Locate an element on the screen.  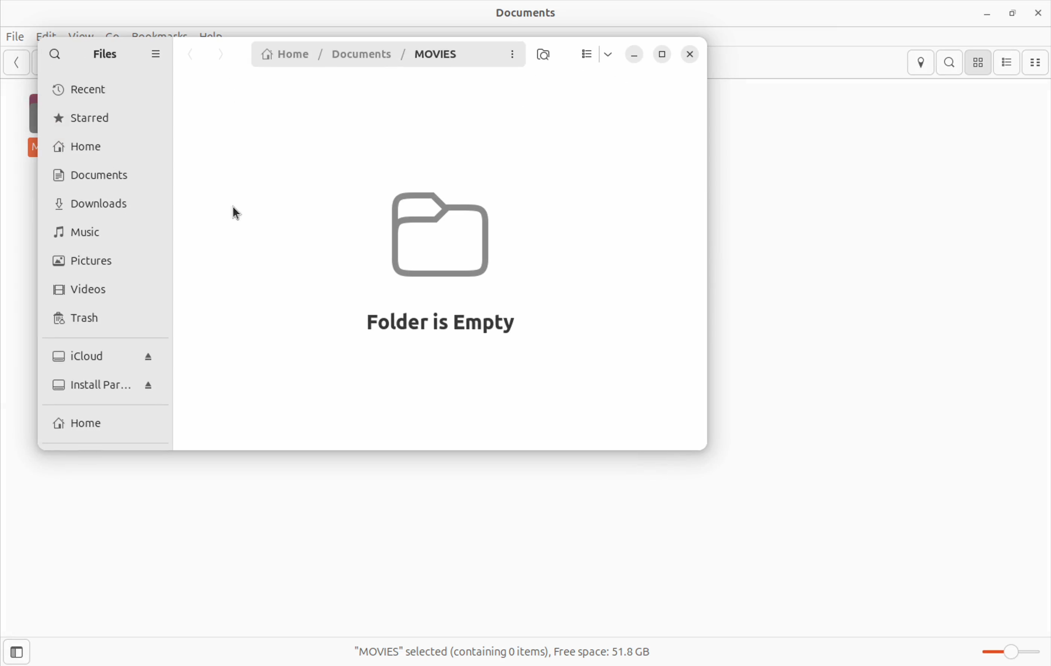
File is located at coordinates (19, 34).